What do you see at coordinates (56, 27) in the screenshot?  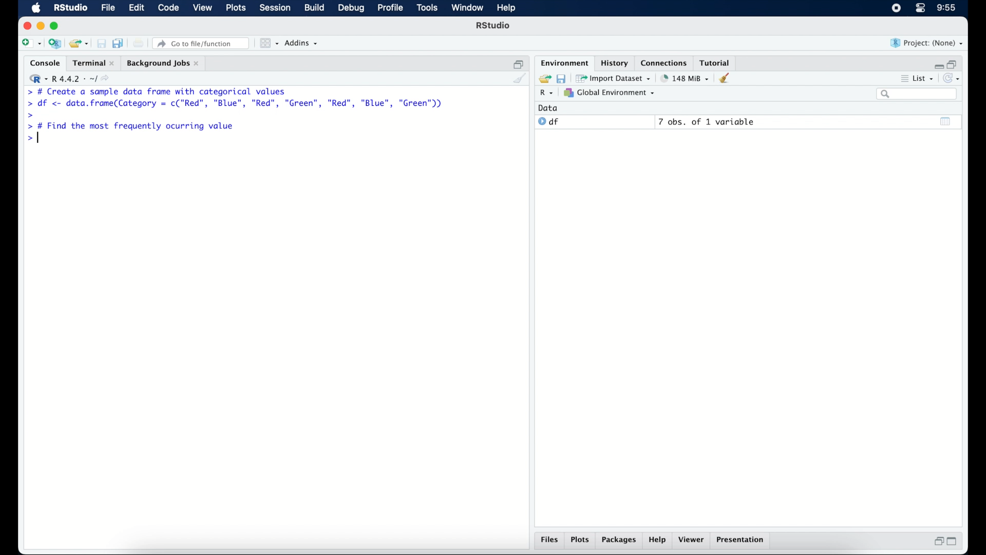 I see `maximize` at bounding box center [56, 27].